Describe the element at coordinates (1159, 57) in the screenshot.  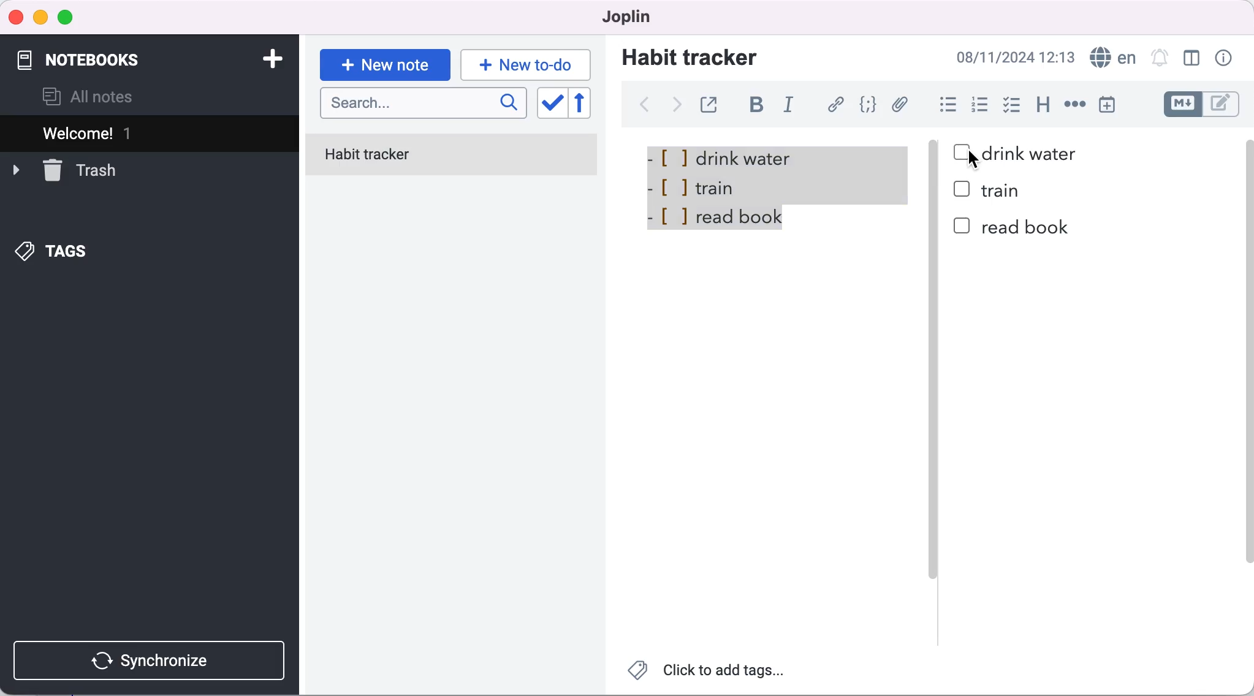
I see `set alarm` at that location.